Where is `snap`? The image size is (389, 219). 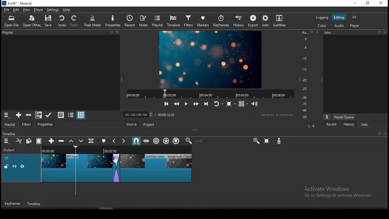 snap is located at coordinates (136, 141).